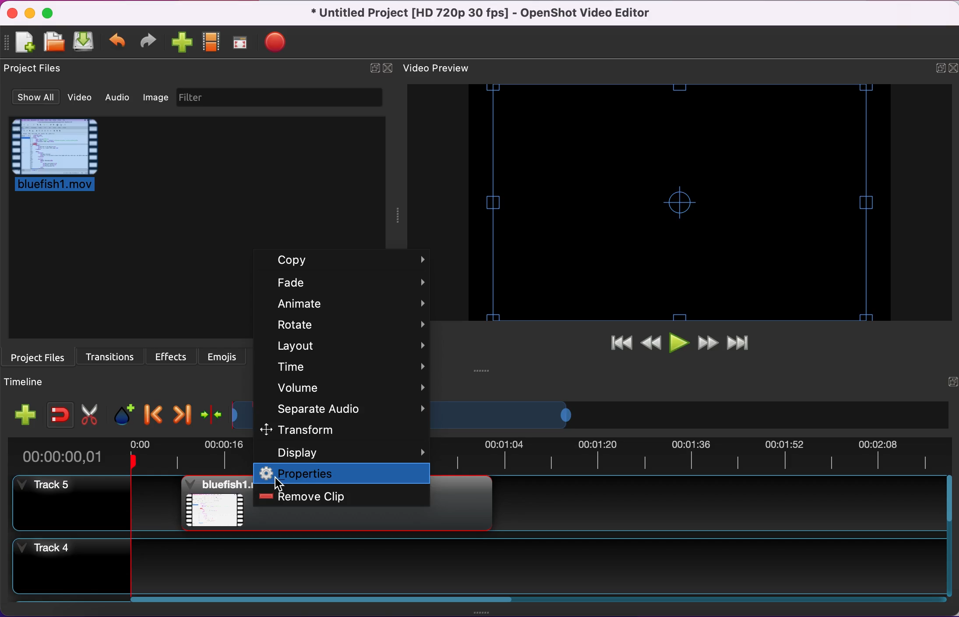  I want to click on title, so click(481, 13).